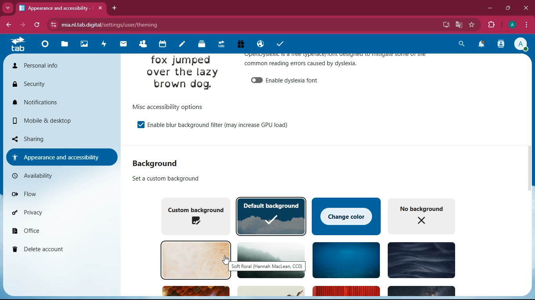 The width and height of the screenshot is (535, 300). What do you see at coordinates (7, 25) in the screenshot?
I see `back` at bounding box center [7, 25].